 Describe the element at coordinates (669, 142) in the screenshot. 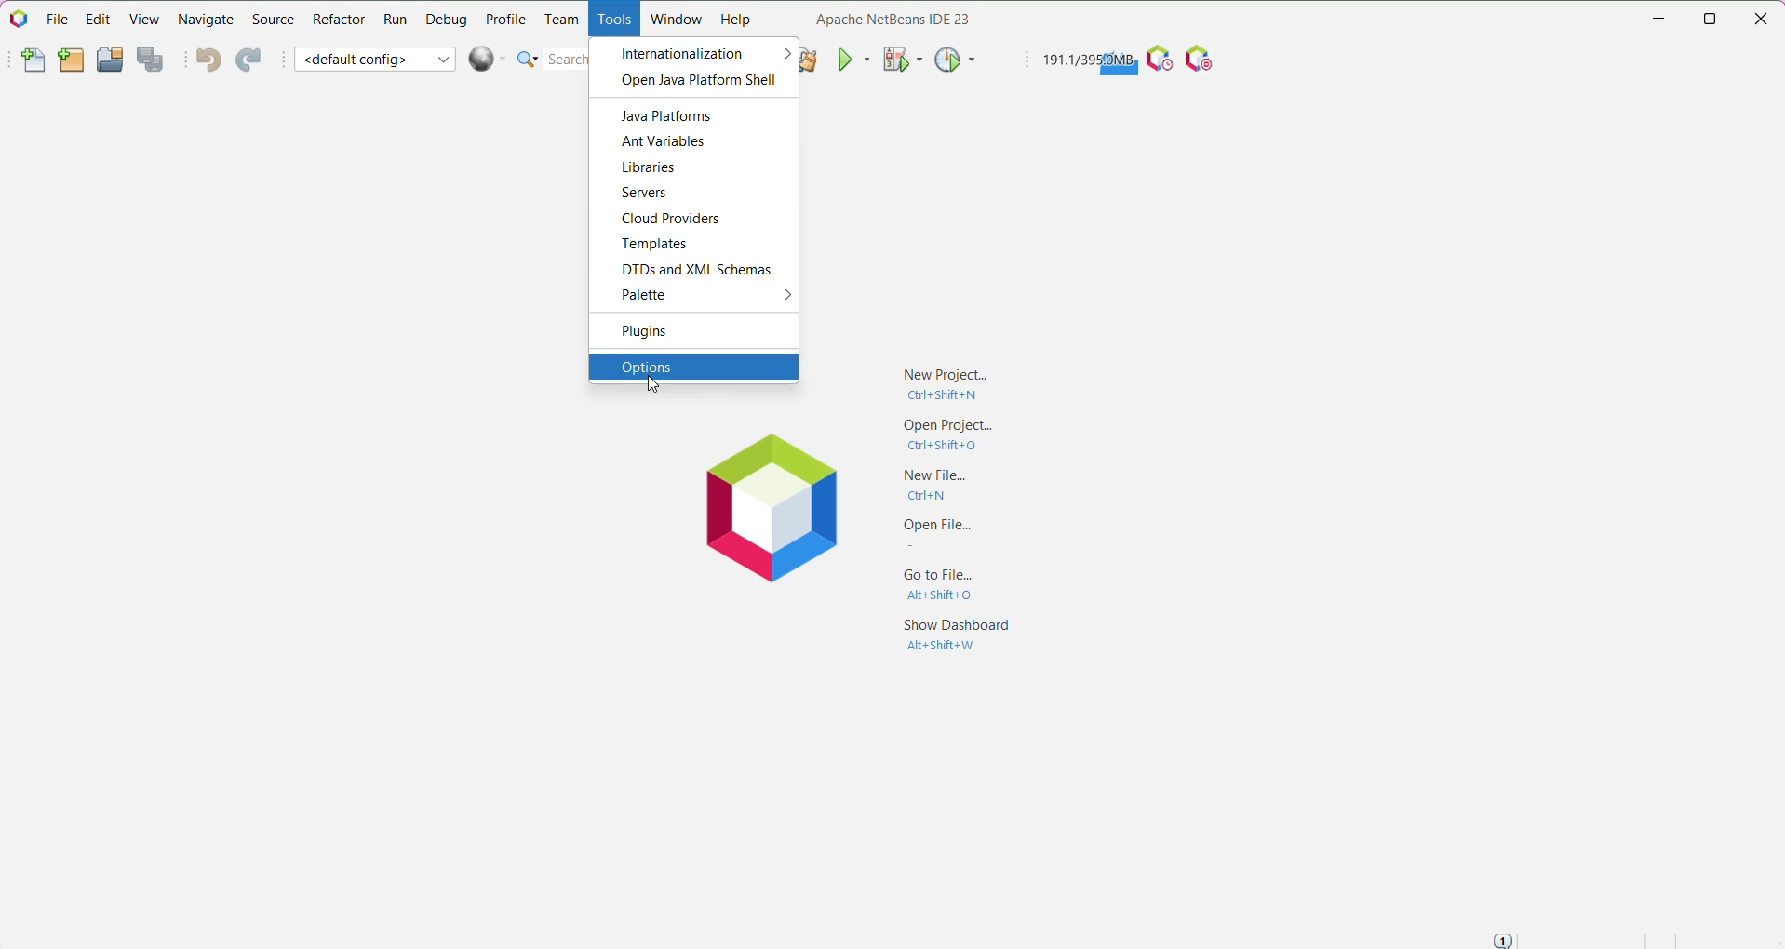

I see `Ant Variables` at that location.